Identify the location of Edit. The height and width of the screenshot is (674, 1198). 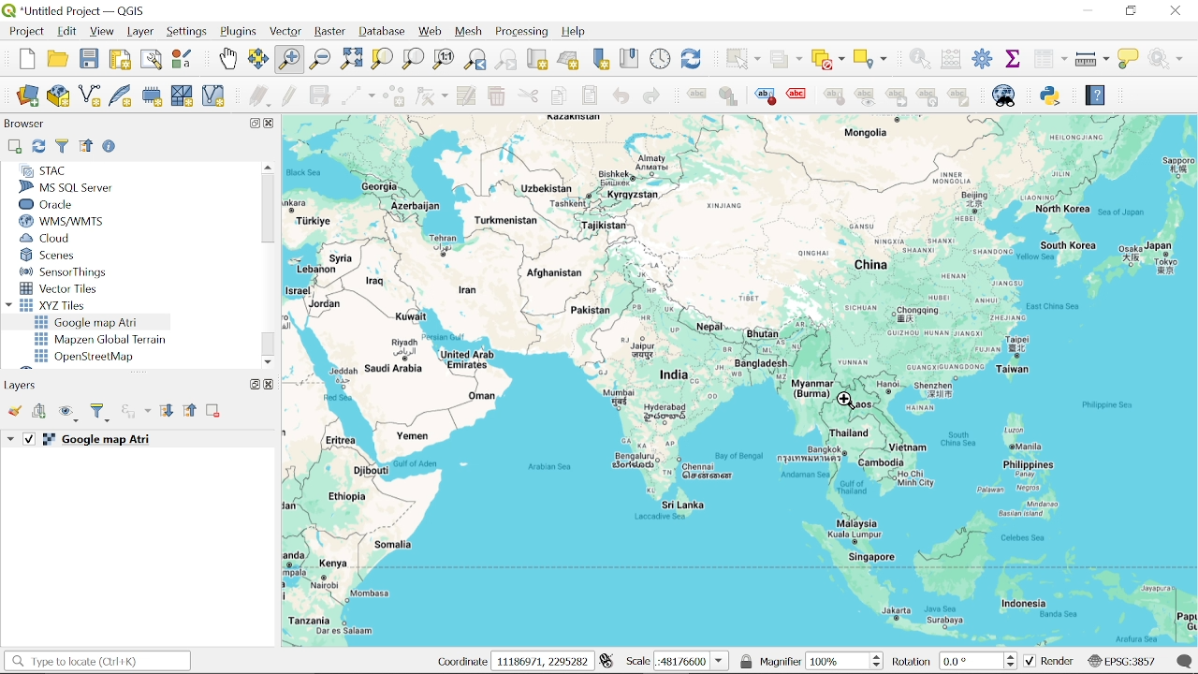
(67, 32).